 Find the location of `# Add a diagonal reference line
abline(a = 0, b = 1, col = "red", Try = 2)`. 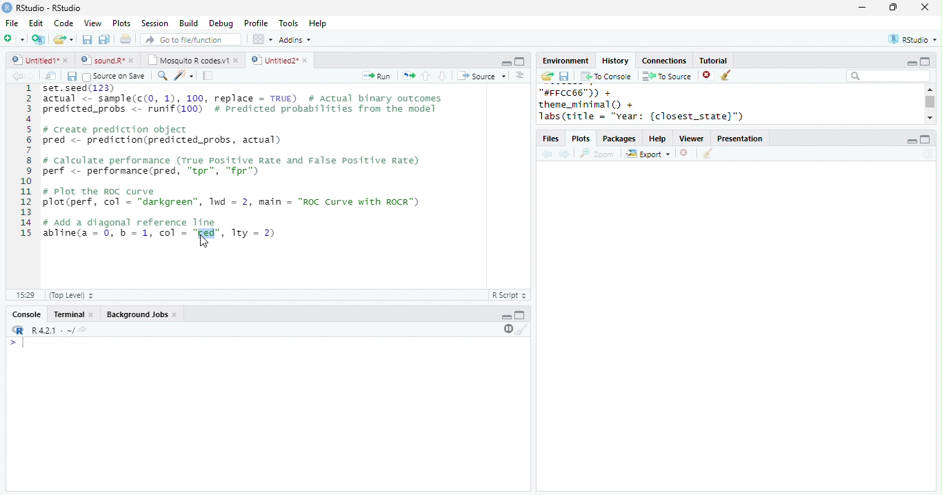

# Add a diagonal reference line
abline(a = 0, b = 1, col = "red", Try = 2) is located at coordinates (161, 228).